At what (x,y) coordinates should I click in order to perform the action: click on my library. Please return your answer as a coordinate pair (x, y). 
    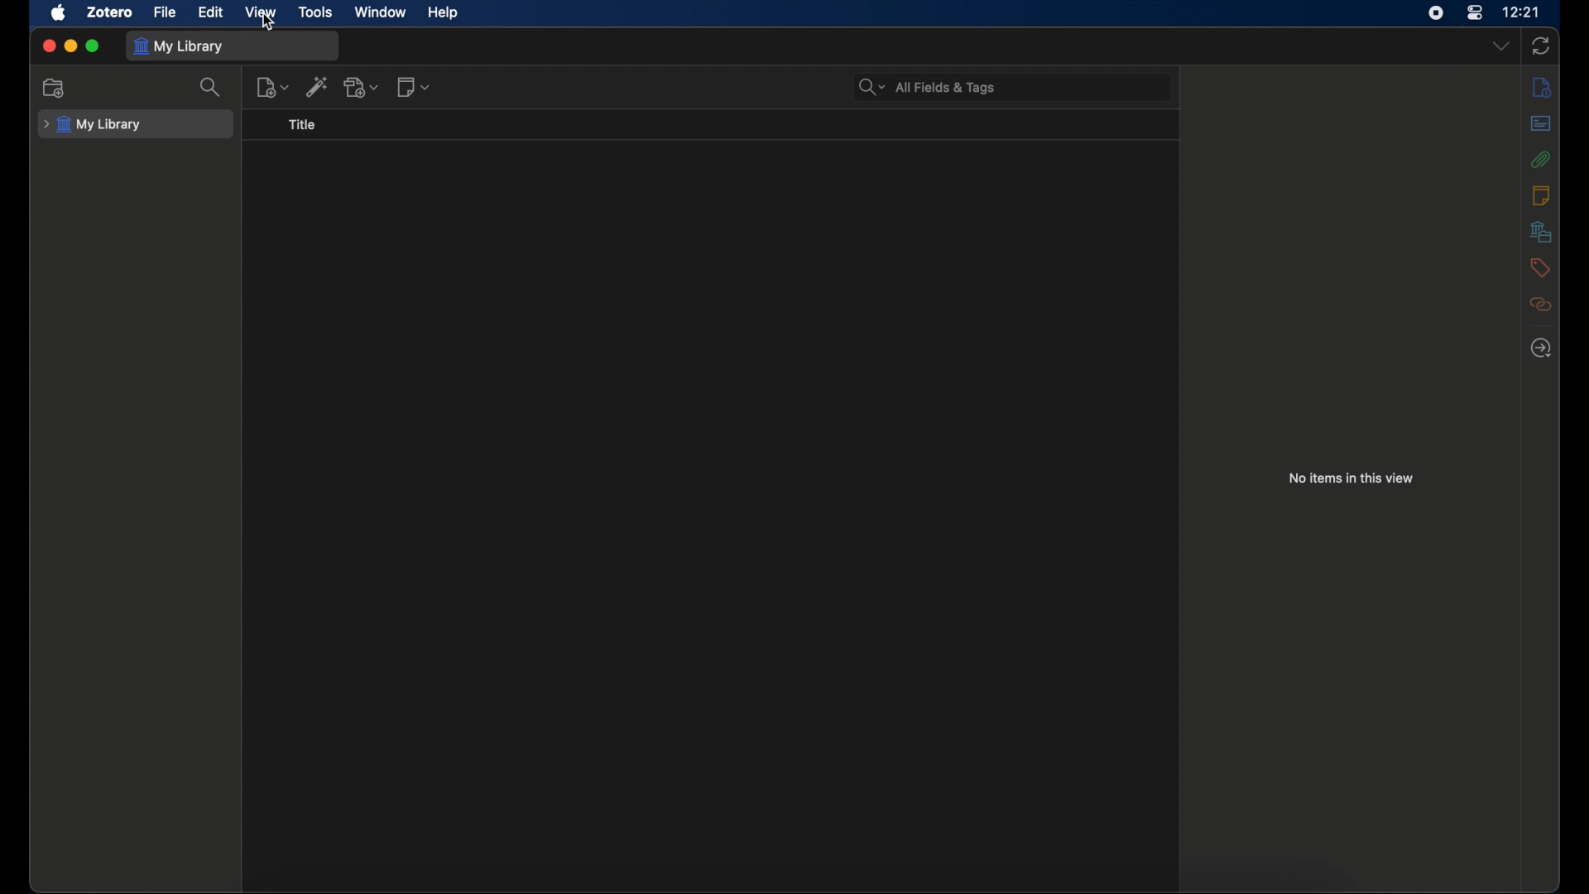
    Looking at the image, I should click on (179, 46).